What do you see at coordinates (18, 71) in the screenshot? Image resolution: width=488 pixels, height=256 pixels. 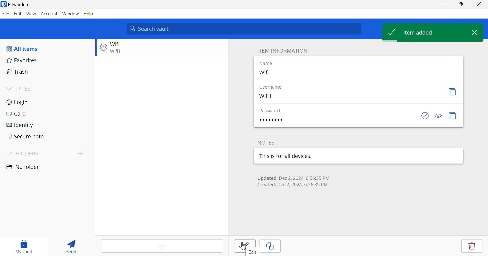 I see `Trash` at bounding box center [18, 71].